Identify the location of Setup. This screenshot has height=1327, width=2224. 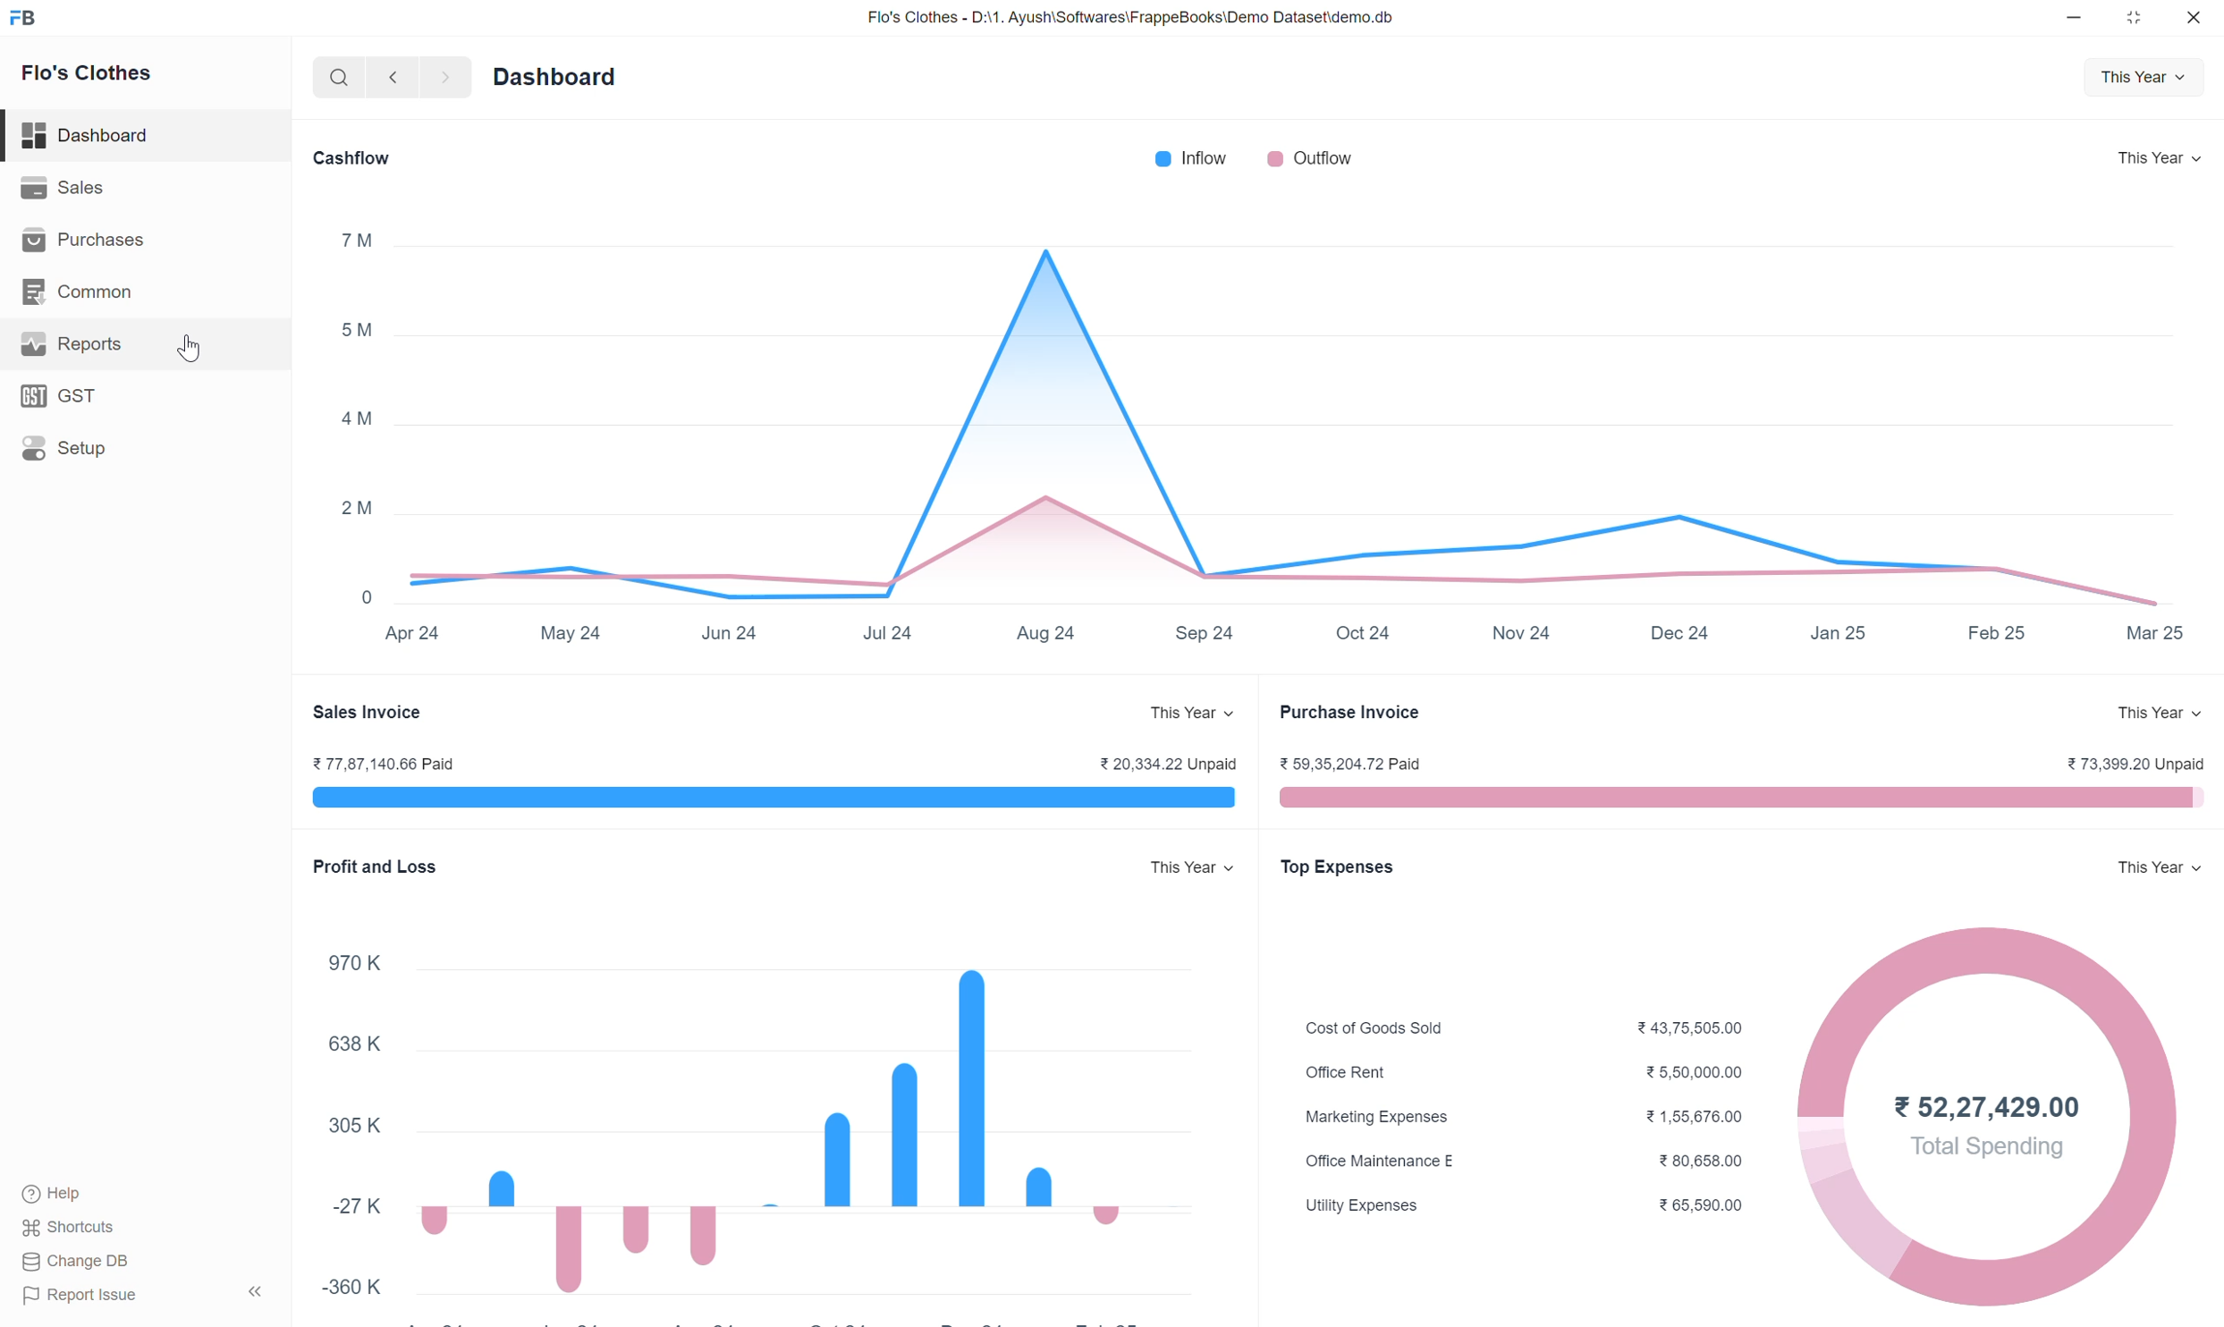
(64, 452).